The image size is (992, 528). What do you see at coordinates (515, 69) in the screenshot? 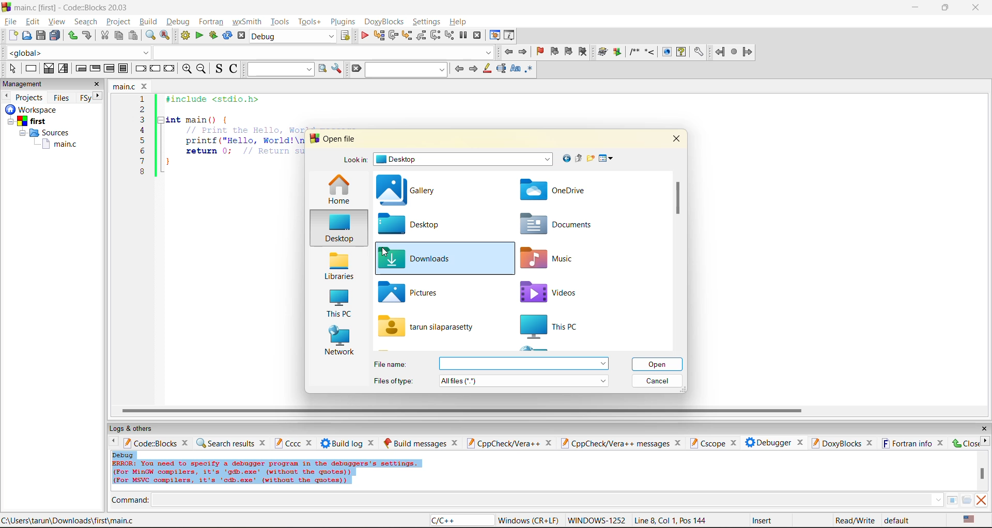
I see `match case` at bounding box center [515, 69].